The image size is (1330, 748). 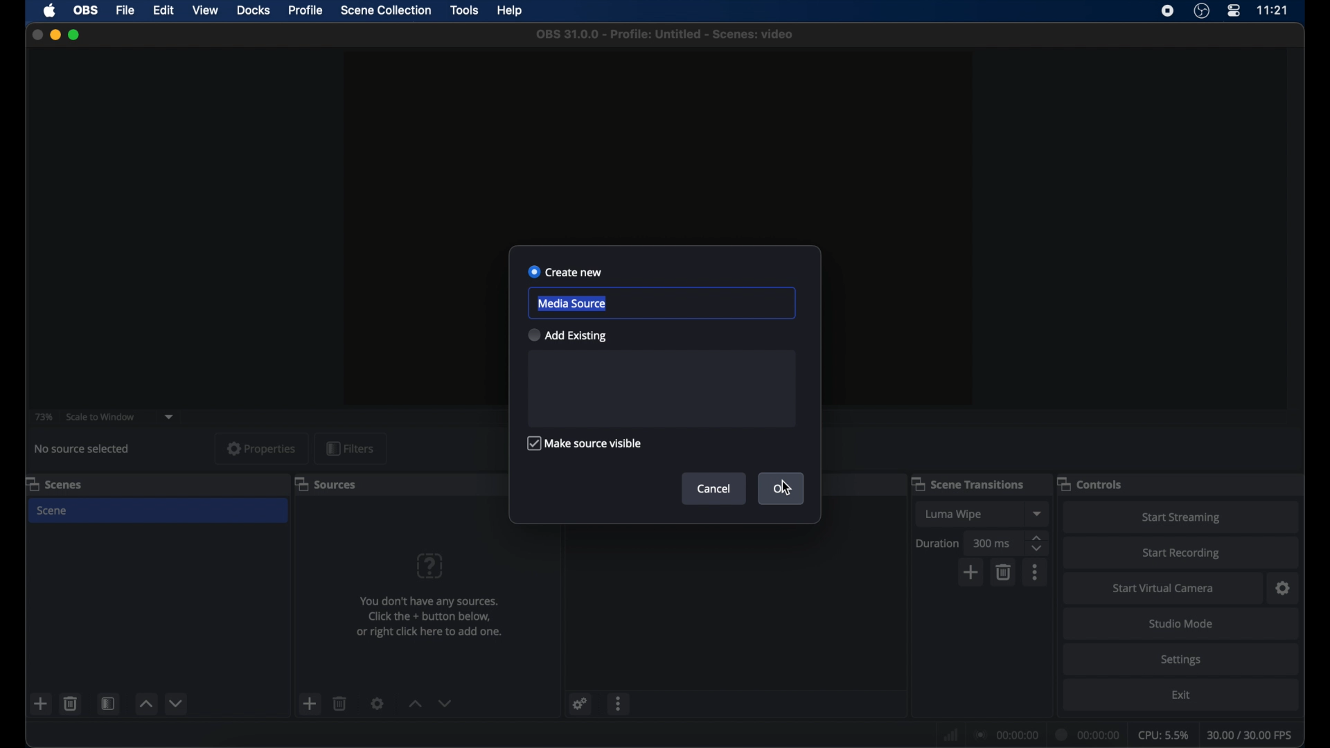 I want to click on studio mode, so click(x=1181, y=623).